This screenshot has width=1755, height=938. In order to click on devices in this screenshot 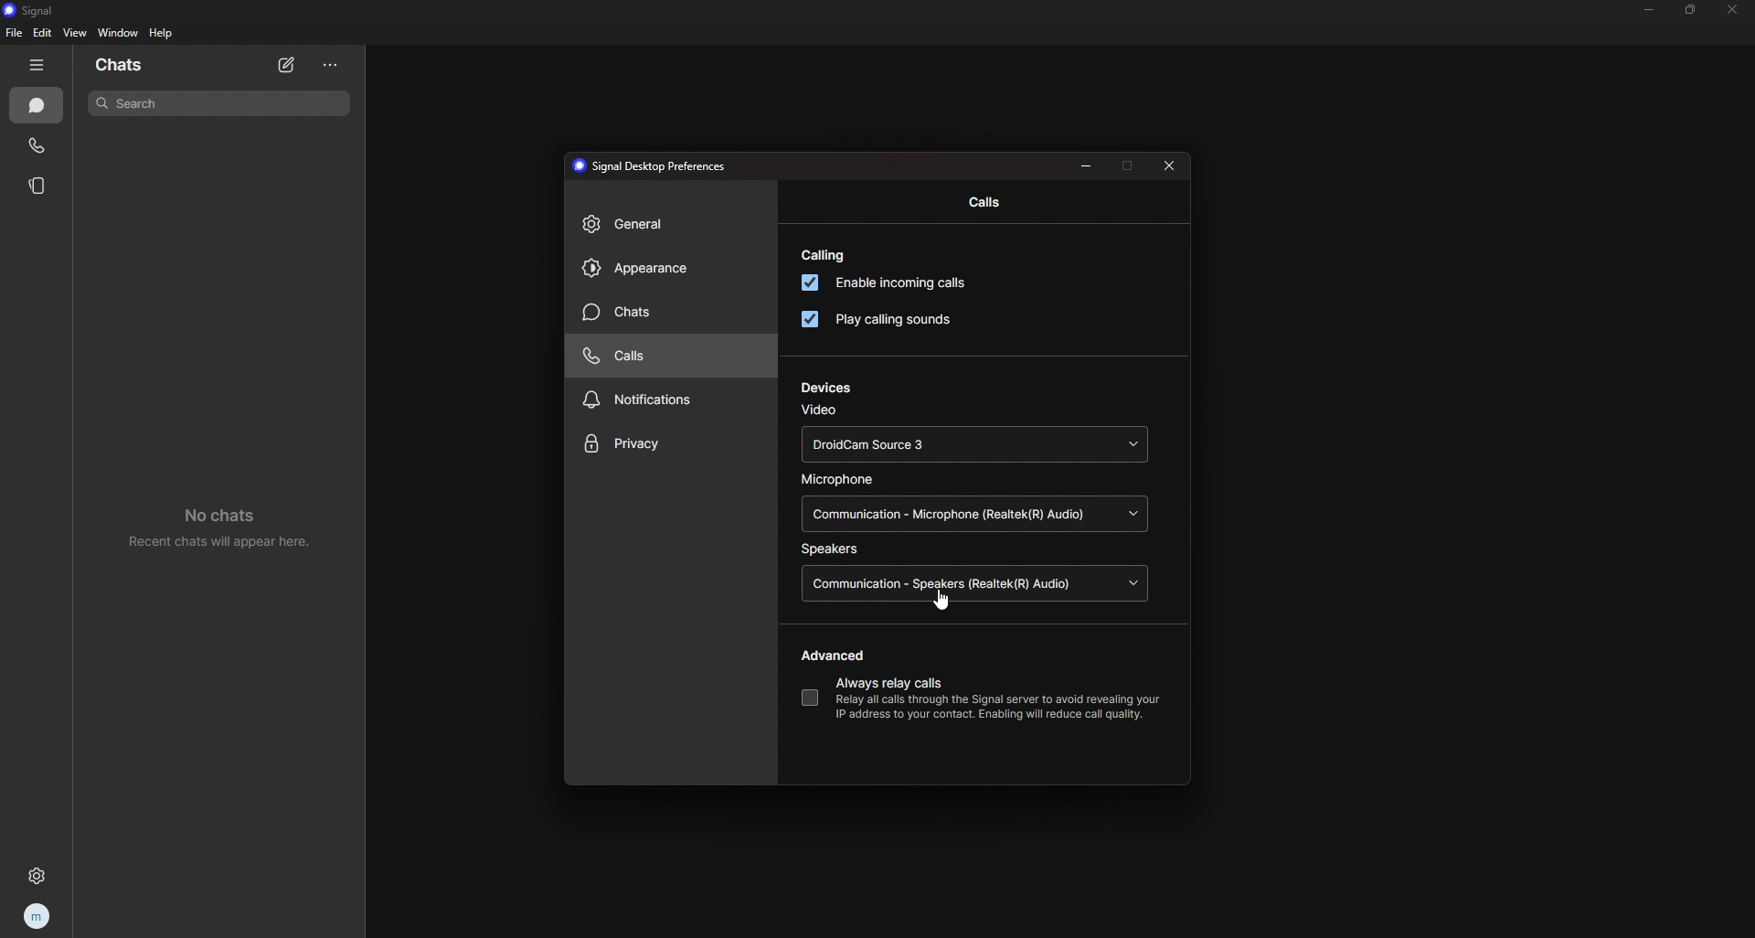, I will do `click(829, 388)`.